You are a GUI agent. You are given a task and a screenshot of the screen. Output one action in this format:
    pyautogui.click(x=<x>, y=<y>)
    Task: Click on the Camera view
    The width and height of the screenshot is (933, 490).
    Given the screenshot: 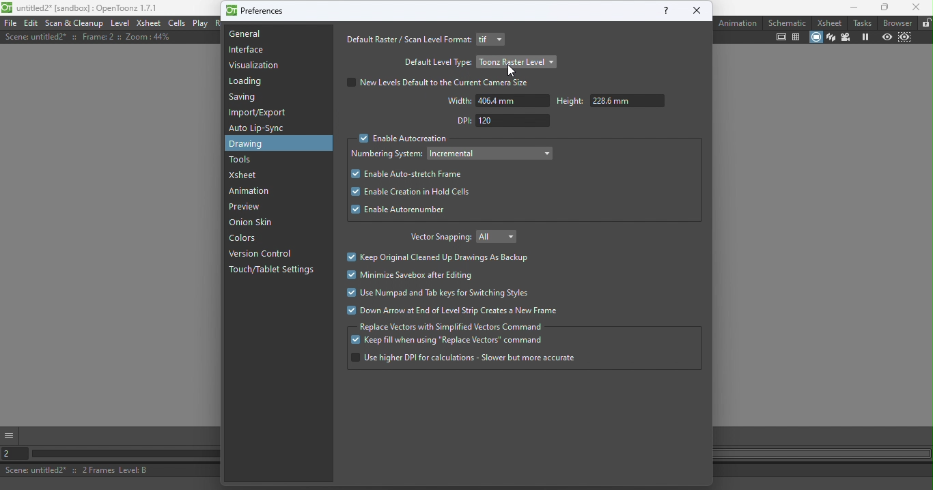 What is the action you would take?
    pyautogui.click(x=845, y=37)
    